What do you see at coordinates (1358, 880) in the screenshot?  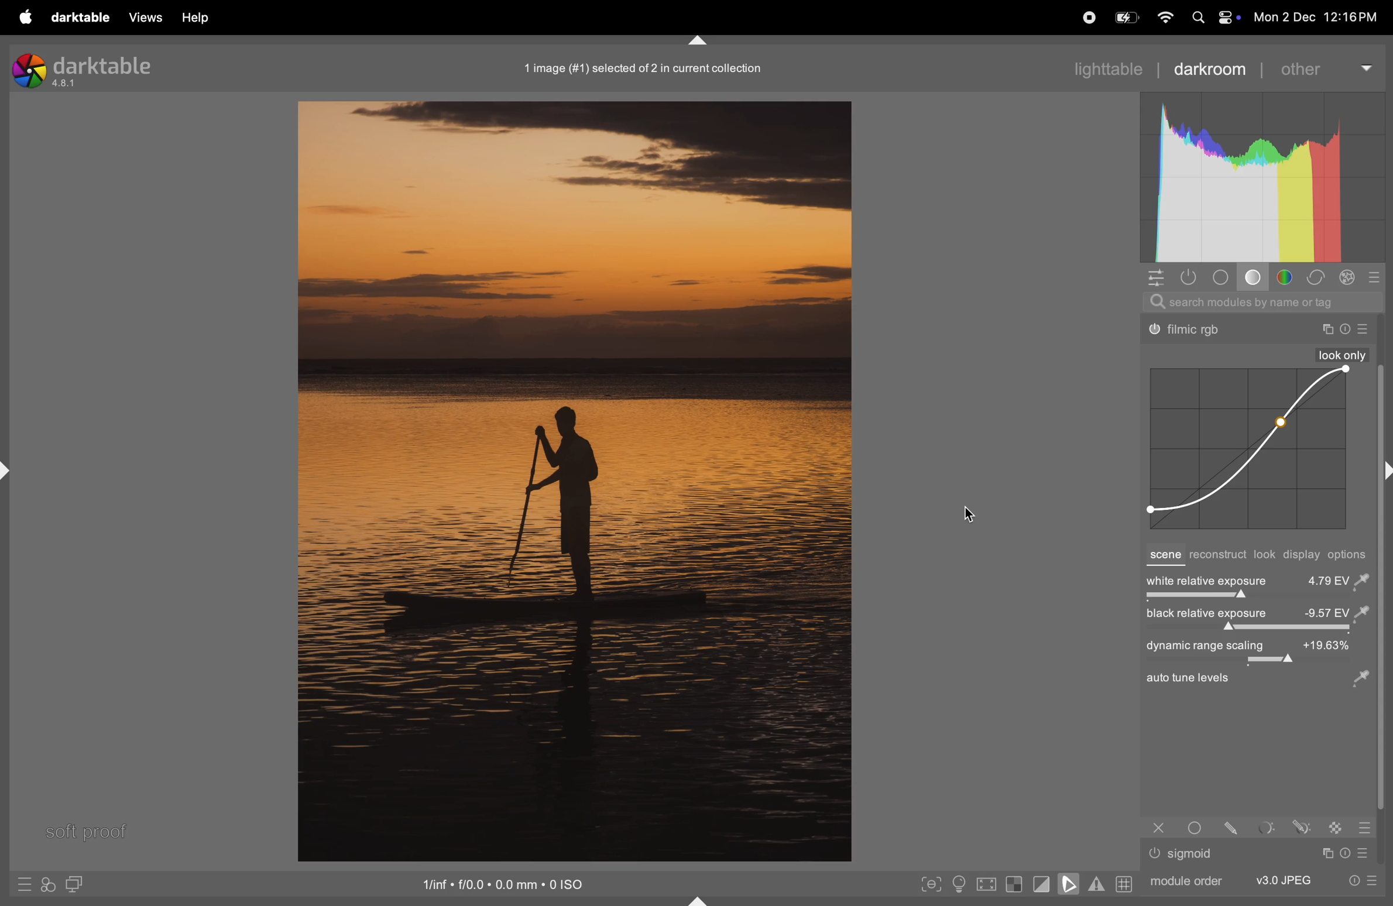 I see `quick acess to presets` at bounding box center [1358, 880].